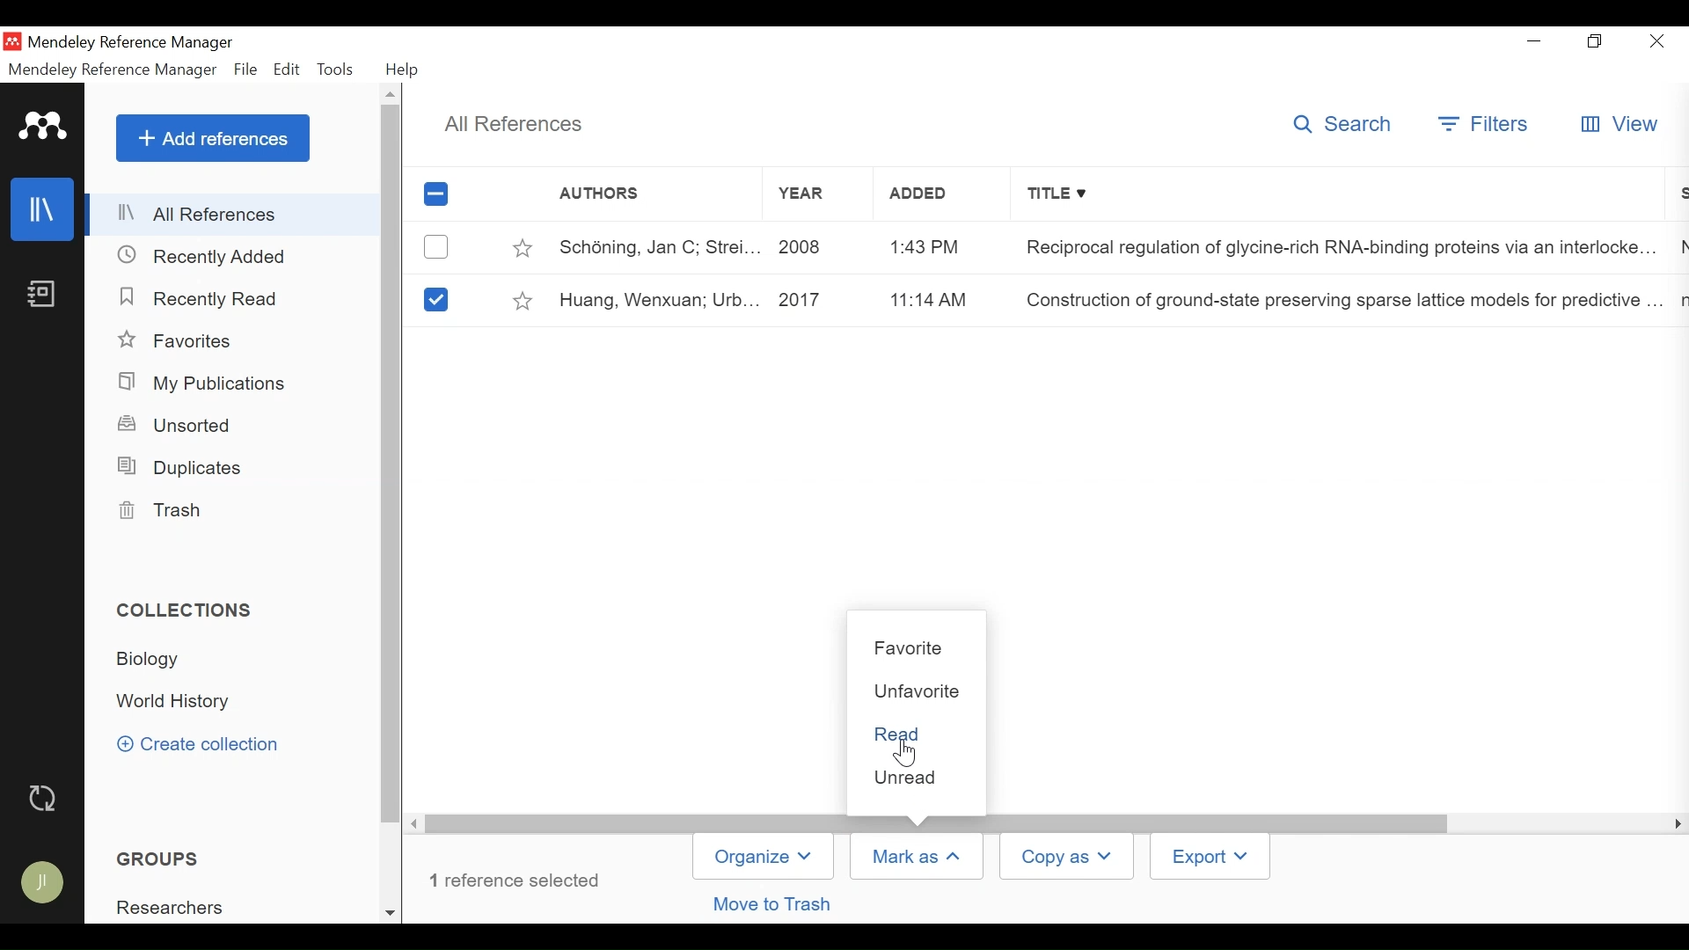  I want to click on Collection, so click(191, 702).